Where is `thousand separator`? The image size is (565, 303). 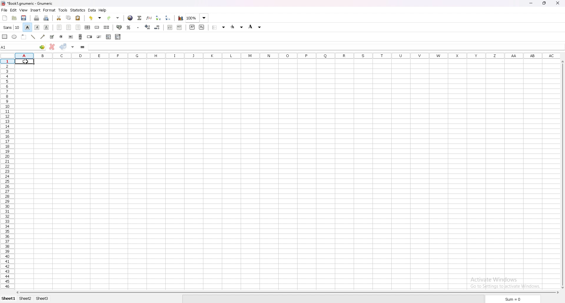
thousand separator is located at coordinates (138, 27).